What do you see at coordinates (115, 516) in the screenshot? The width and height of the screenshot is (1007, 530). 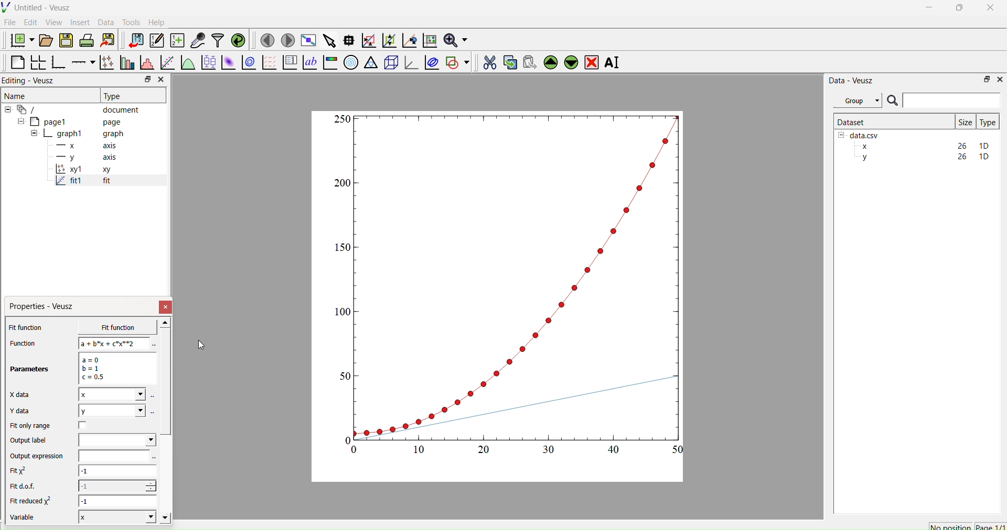 I see `X ` at bounding box center [115, 516].